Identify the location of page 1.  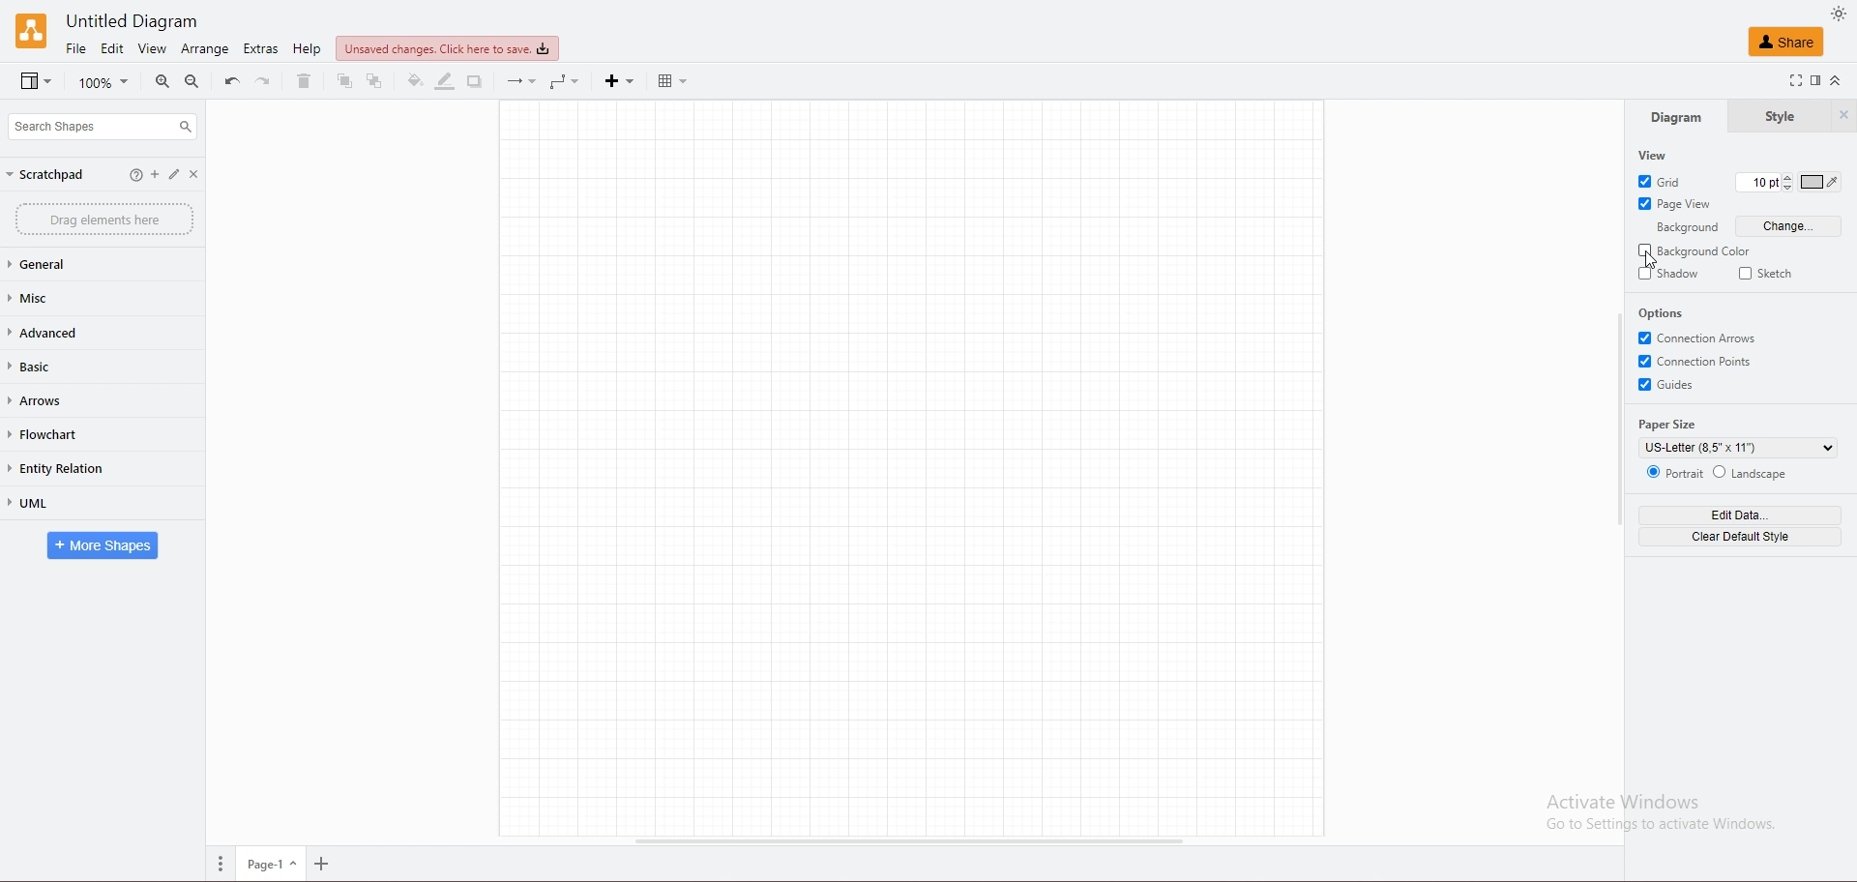
(274, 865).